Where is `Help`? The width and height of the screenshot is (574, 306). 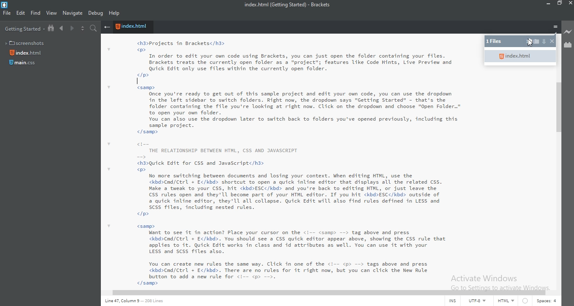
Help is located at coordinates (115, 14).